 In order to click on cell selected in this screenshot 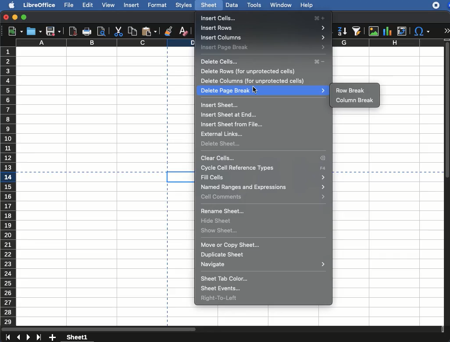, I will do `click(180, 177)`.